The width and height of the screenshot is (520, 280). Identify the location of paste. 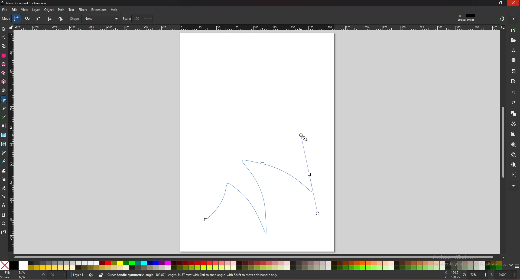
(513, 134).